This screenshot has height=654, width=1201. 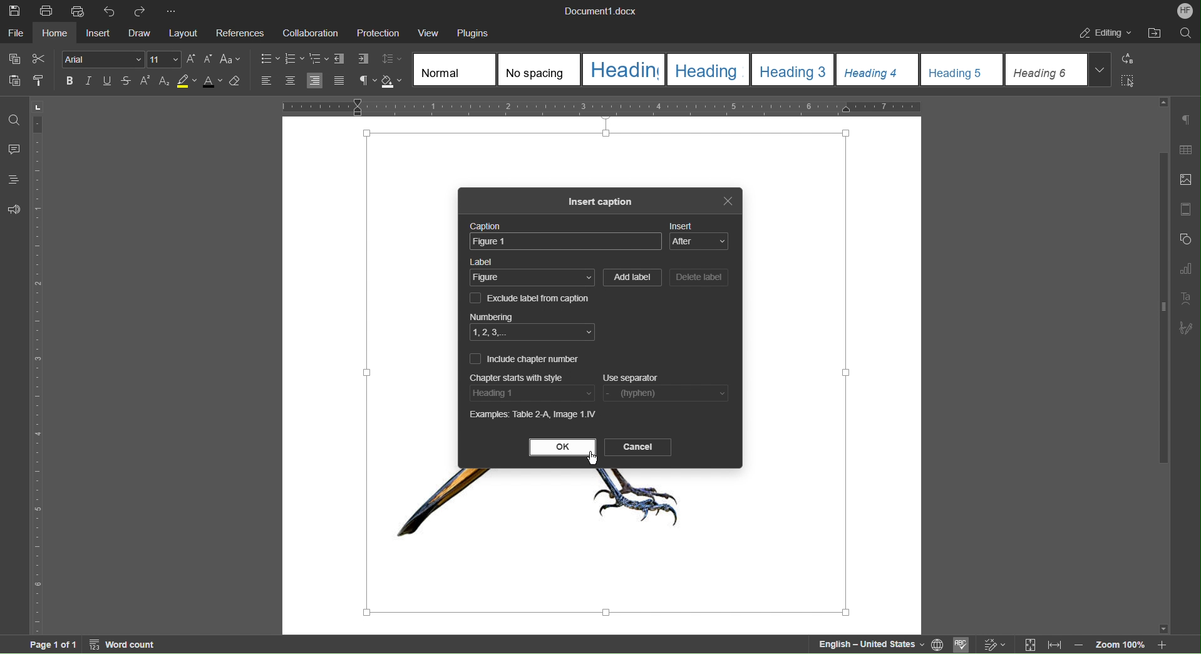 What do you see at coordinates (533, 332) in the screenshot?
I see `1, 2, 3` at bounding box center [533, 332].